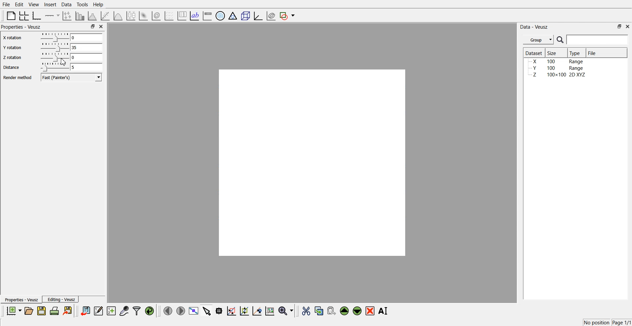 This screenshot has width=632, height=326. What do you see at coordinates (86, 47) in the screenshot?
I see `35` at bounding box center [86, 47].